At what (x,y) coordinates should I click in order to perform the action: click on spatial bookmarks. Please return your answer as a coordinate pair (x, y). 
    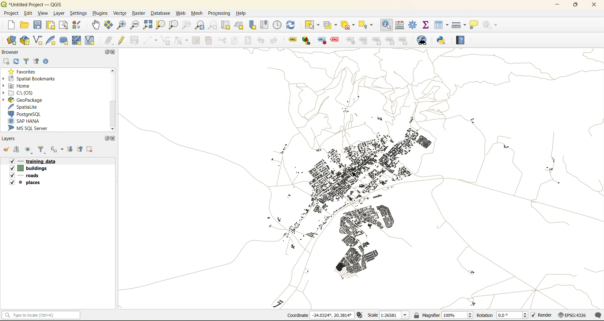
    Looking at the image, I should click on (33, 79).